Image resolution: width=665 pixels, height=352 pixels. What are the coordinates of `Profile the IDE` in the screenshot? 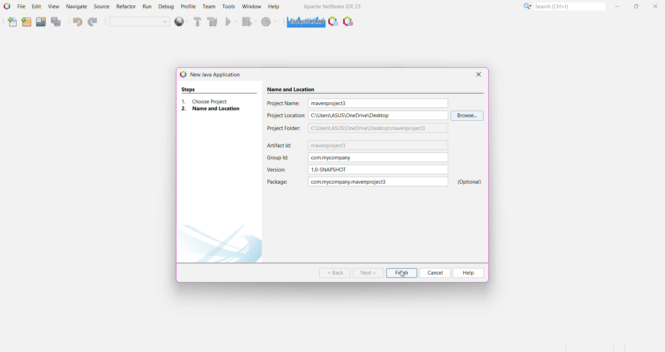 It's located at (333, 22).